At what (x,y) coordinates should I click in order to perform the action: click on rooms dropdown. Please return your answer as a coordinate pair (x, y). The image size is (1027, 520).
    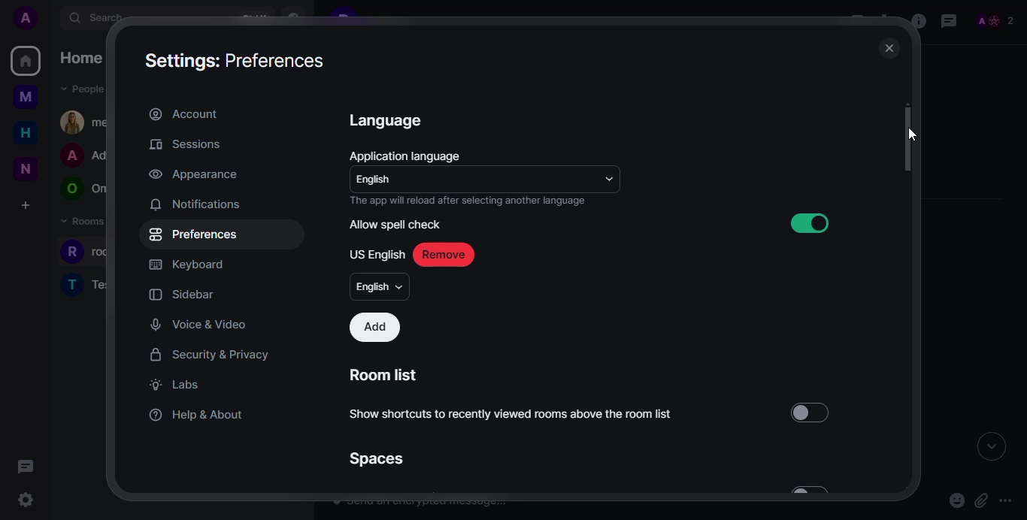
    Looking at the image, I should click on (95, 222).